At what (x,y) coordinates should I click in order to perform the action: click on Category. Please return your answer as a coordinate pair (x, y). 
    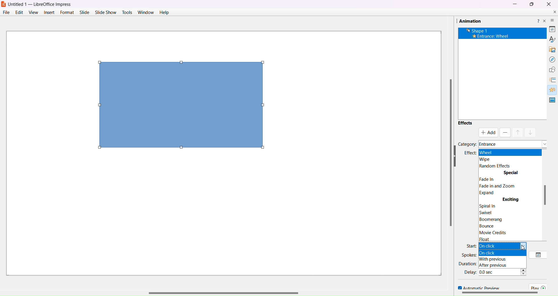
    Looking at the image, I should click on (467, 144).